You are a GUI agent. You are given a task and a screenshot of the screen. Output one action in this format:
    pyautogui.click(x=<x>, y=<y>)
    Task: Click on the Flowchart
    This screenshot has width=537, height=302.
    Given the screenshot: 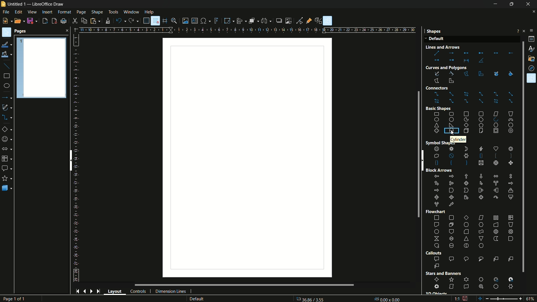 What is the action you would take?
    pyautogui.click(x=436, y=212)
    